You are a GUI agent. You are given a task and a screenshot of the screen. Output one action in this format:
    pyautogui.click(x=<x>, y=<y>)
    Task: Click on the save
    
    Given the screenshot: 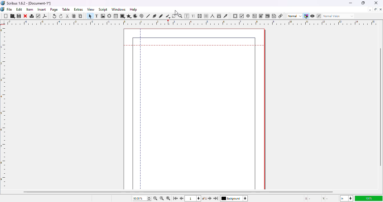 What is the action you would take?
    pyautogui.click(x=19, y=16)
    